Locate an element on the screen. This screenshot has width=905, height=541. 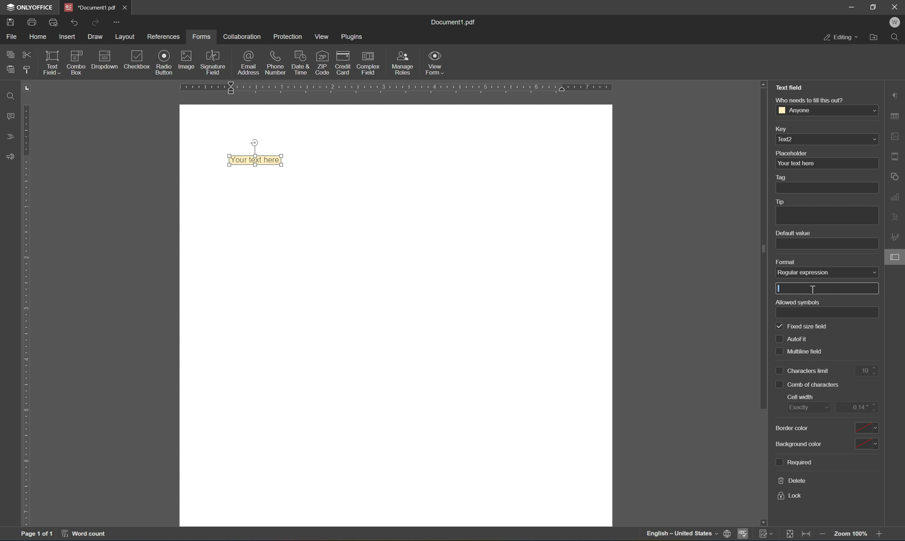
dropdown is located at coordinates (104, 62).